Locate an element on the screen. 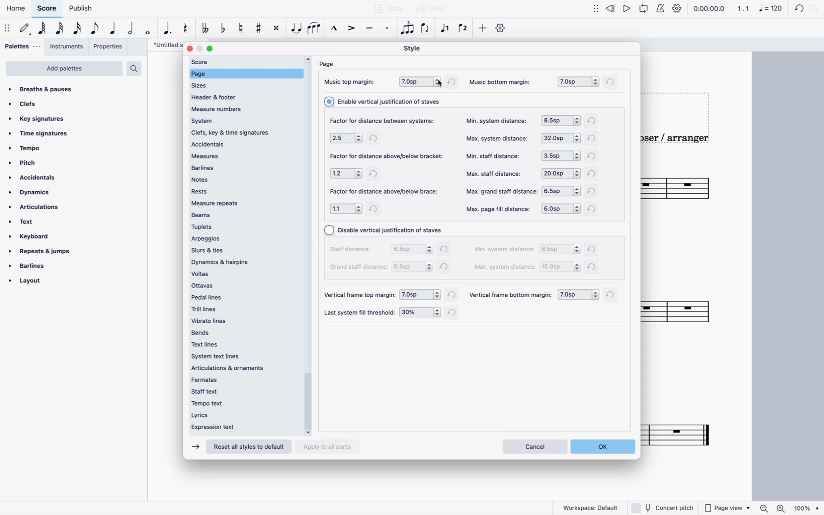  dynamics is located at coordinates (30, 193).